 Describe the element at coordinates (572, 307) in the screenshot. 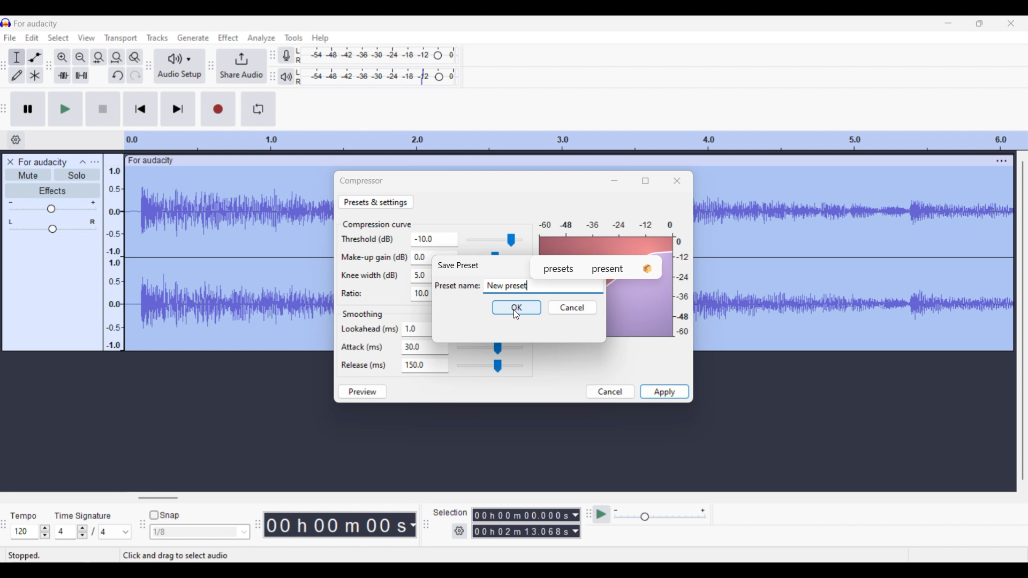

I see `Cancel` at that location.